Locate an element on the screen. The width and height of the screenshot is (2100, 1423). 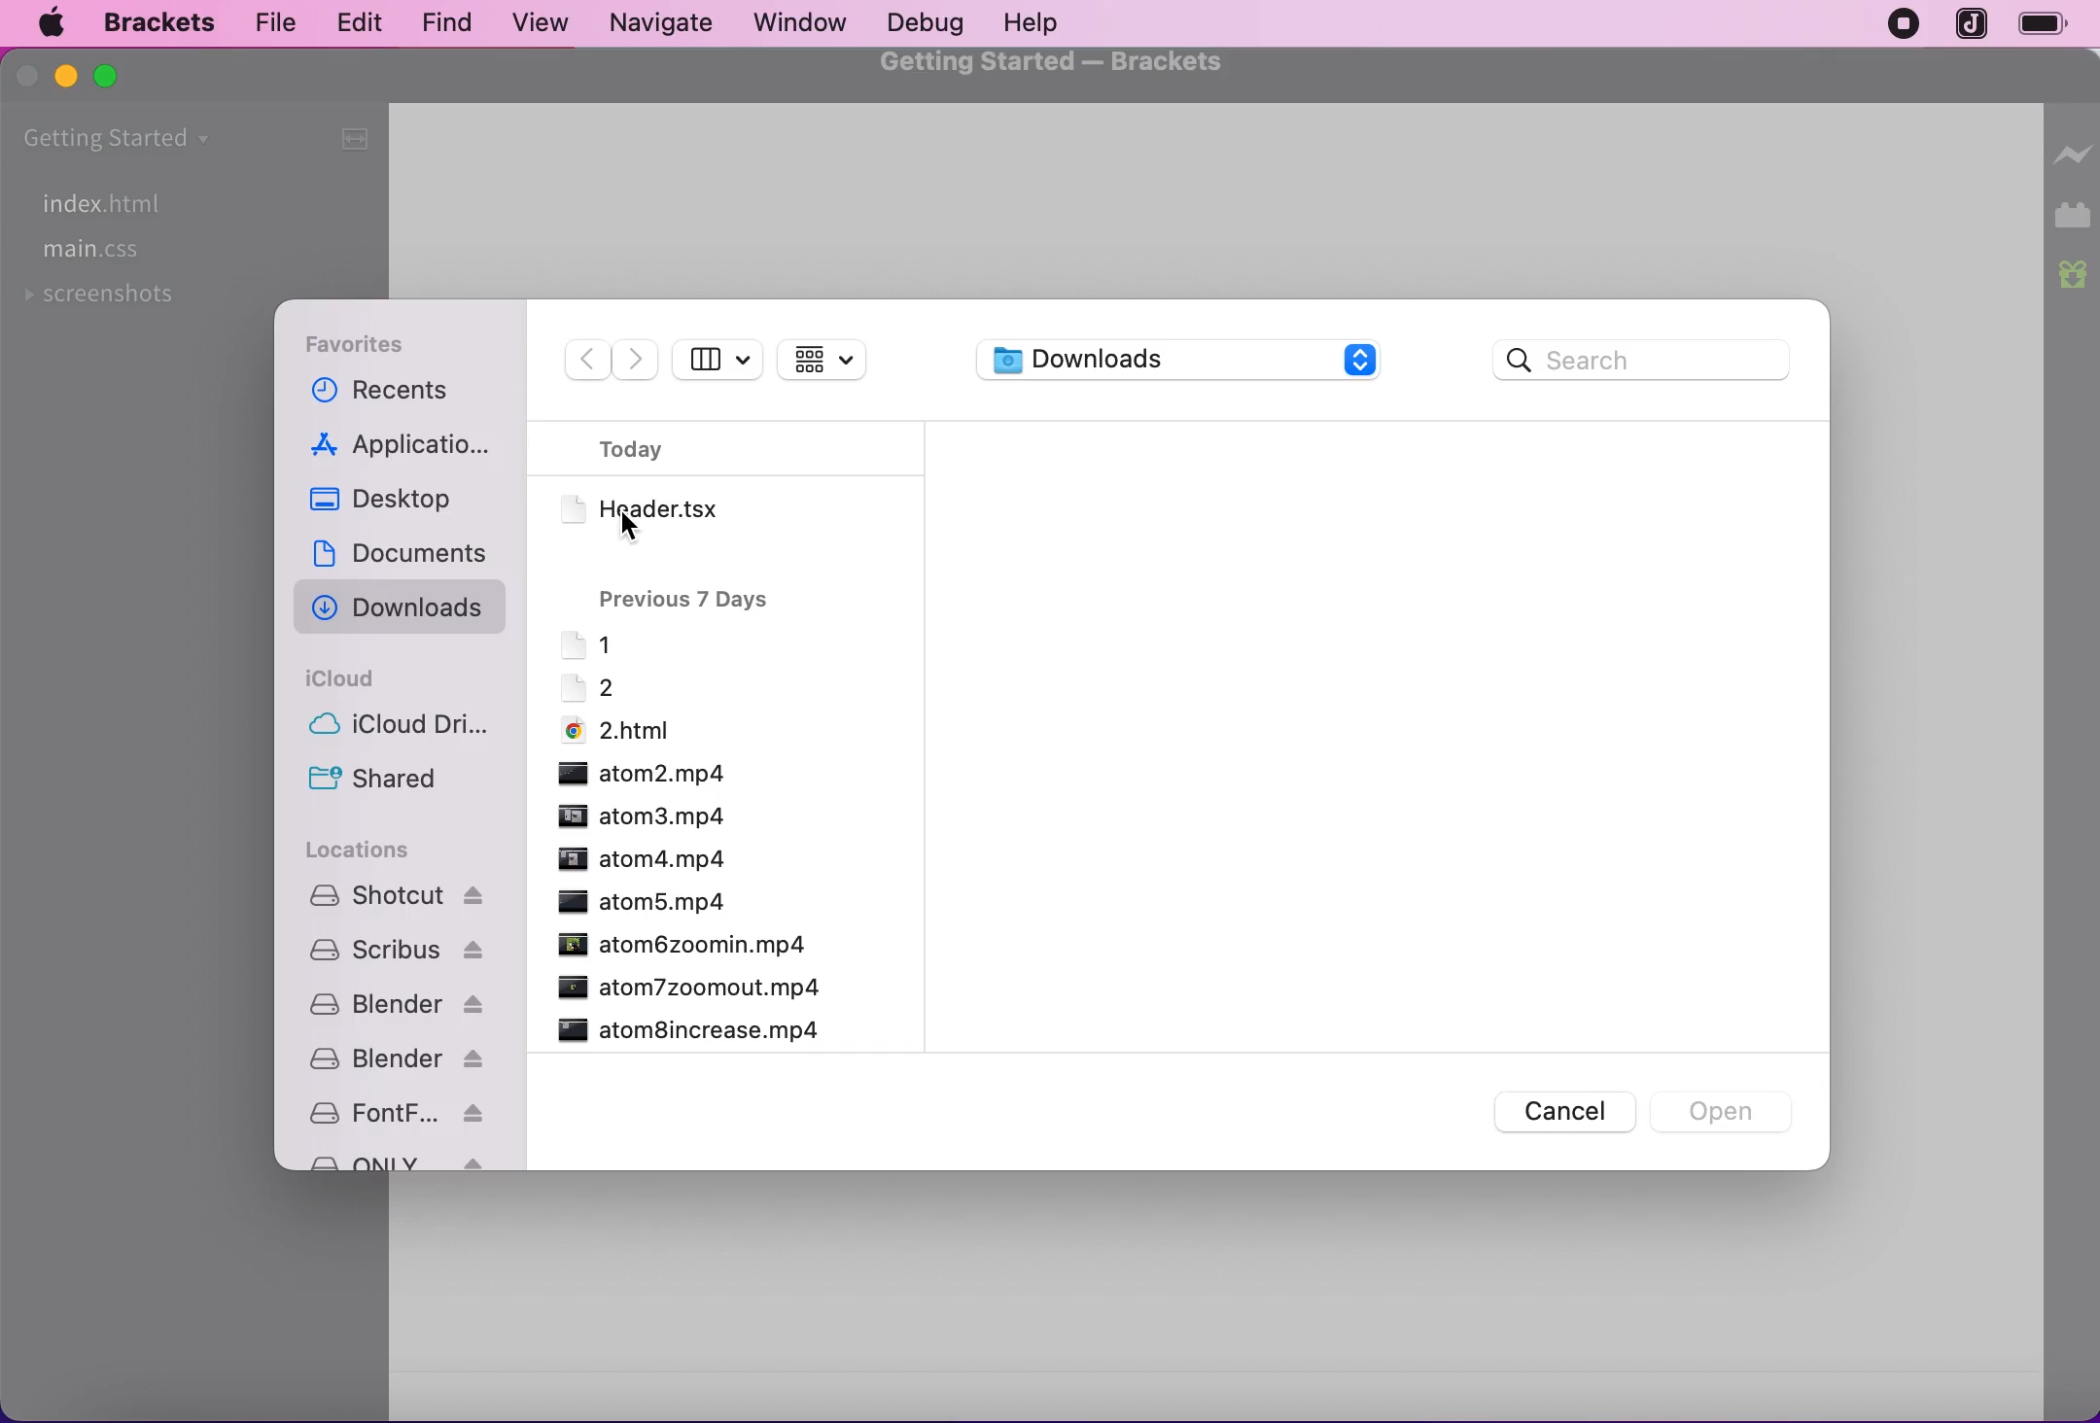
icloud drive is located at coordinates (412, 727).